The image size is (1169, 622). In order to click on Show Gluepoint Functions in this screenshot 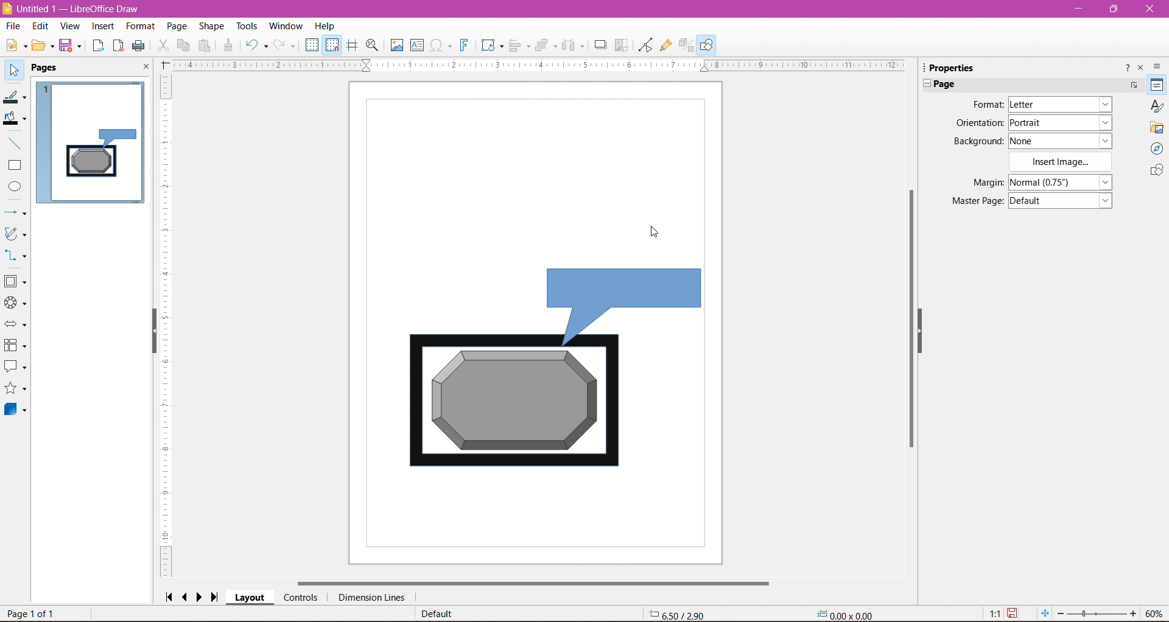, I will do `click(665, 45)`.